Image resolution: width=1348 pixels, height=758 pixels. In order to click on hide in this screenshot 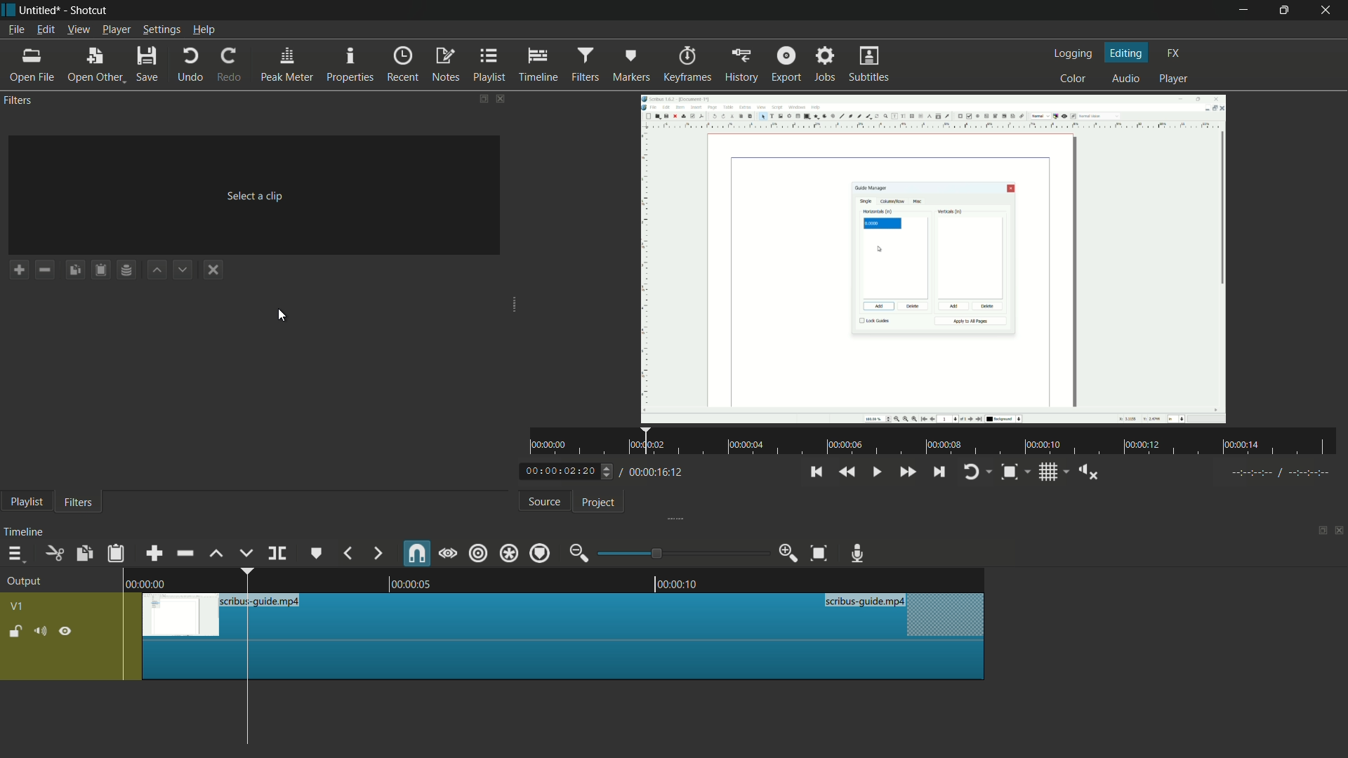, I will do `click(66, 632)`.